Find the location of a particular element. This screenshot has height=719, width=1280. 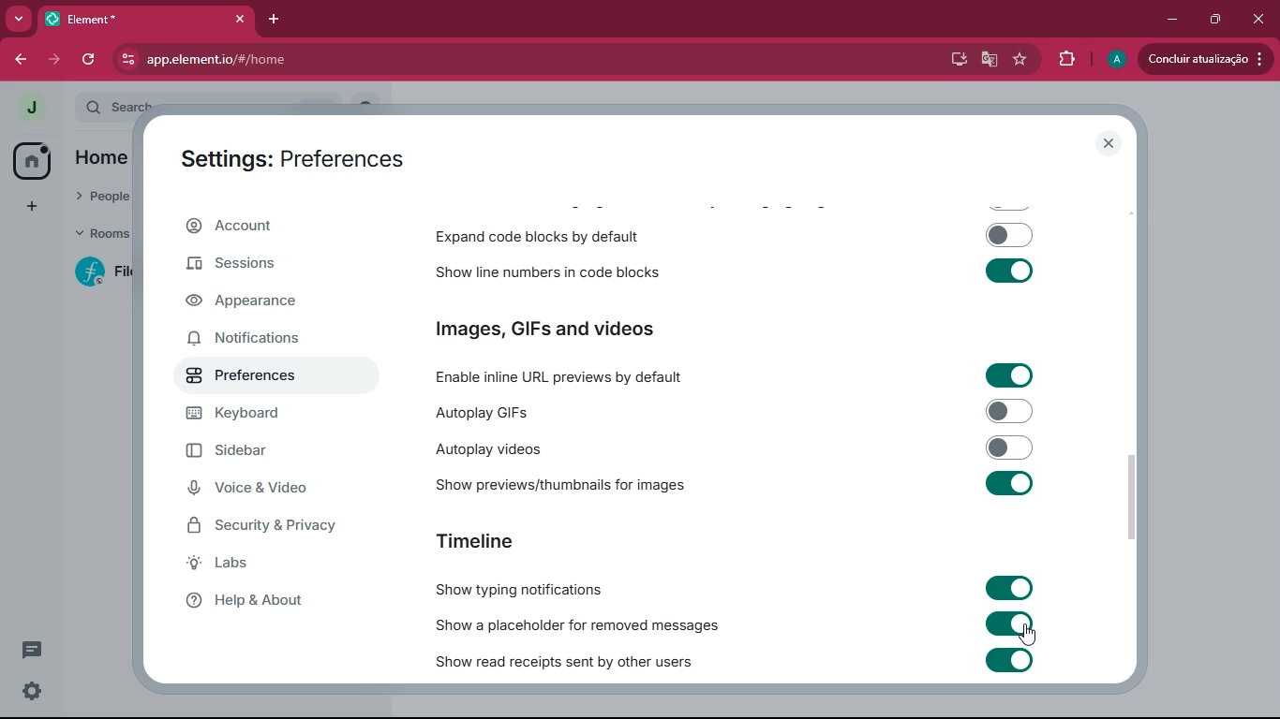

maximize is located at coordinates (1217, 18).